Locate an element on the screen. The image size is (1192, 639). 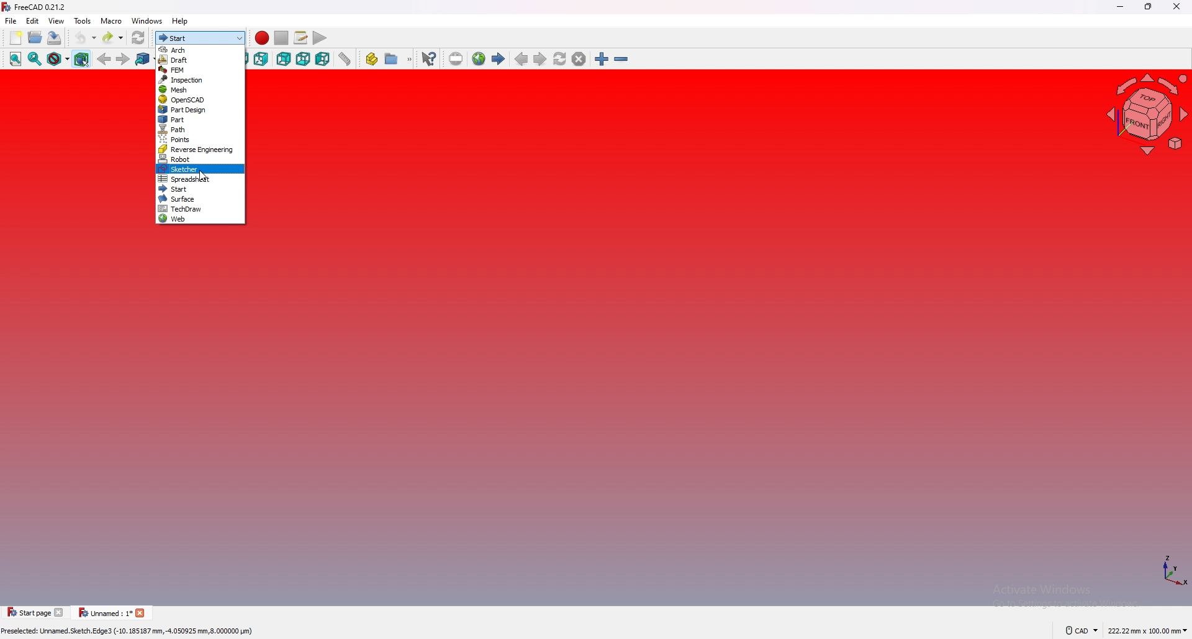
goto linked object is located at coordinates (143, 59).